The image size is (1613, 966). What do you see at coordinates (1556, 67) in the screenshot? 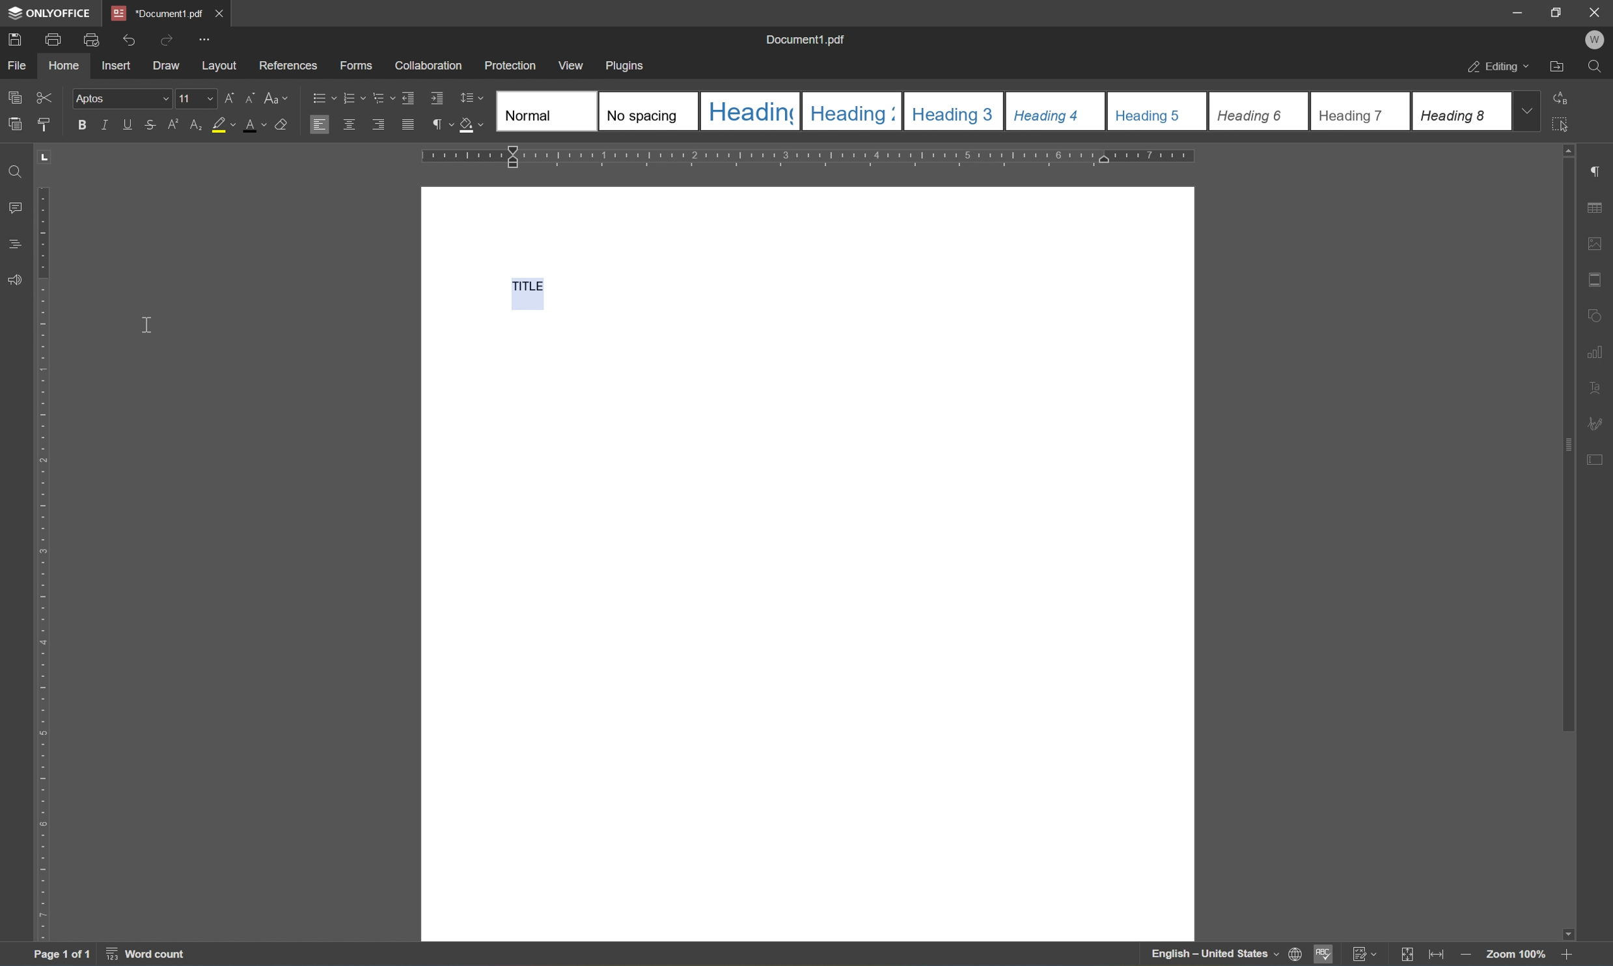
I see `open file location` at bounding box center [1556, 67].